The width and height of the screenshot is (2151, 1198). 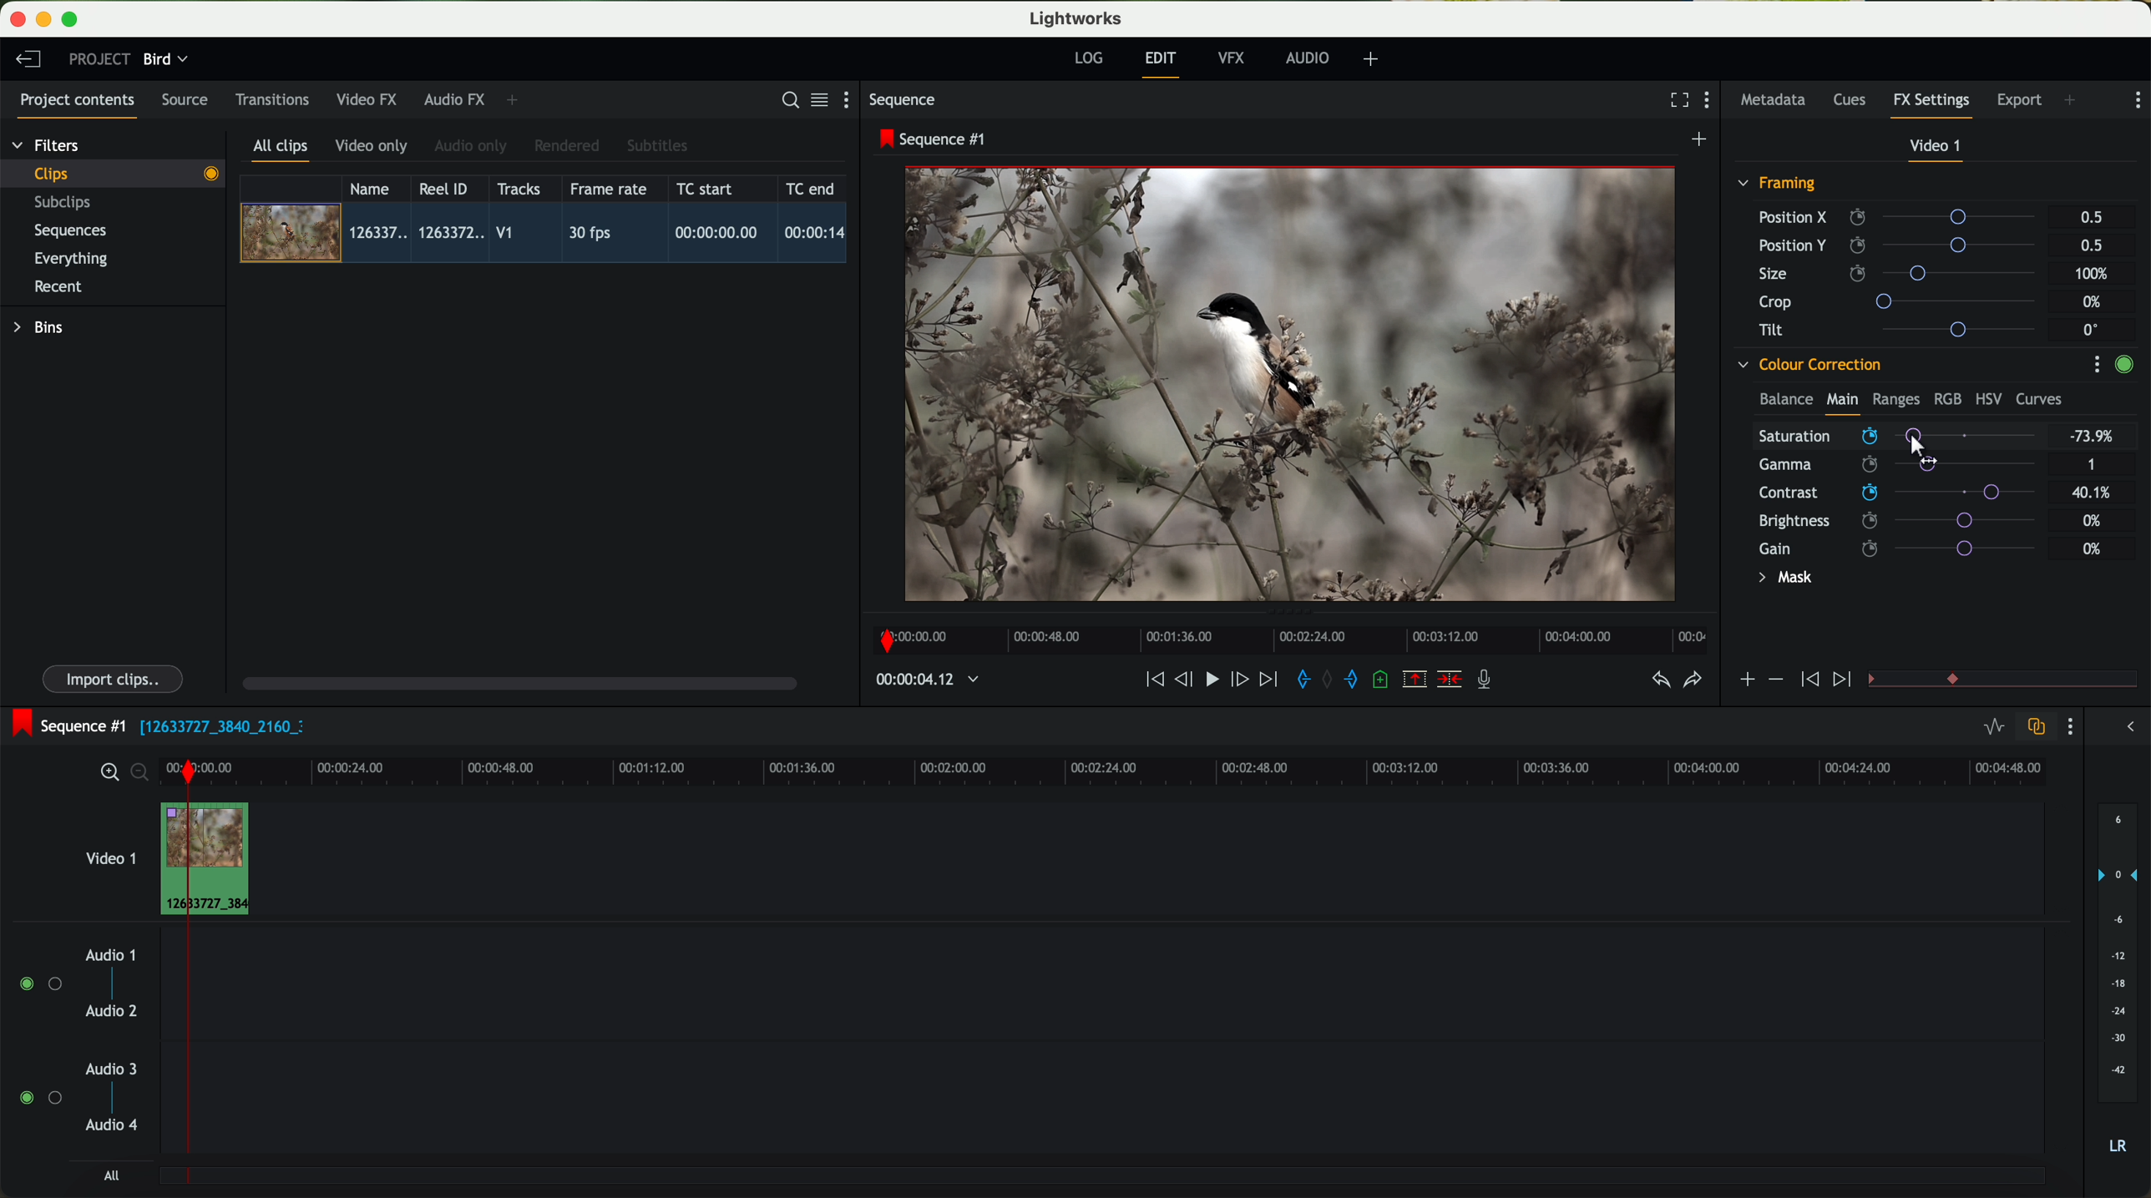 What do you see at coordinates (1905, 329) in the screenshot?
I see `tilt` at bounding box center [1905, 329].